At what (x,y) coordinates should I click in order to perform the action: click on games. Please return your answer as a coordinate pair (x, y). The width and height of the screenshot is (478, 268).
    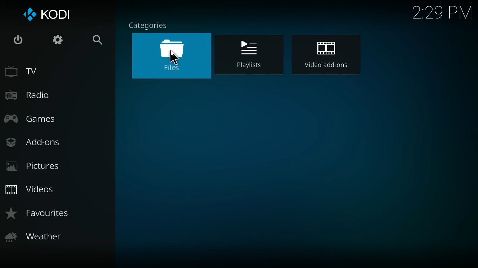
    Looking at the image, I should click on (54, 118).